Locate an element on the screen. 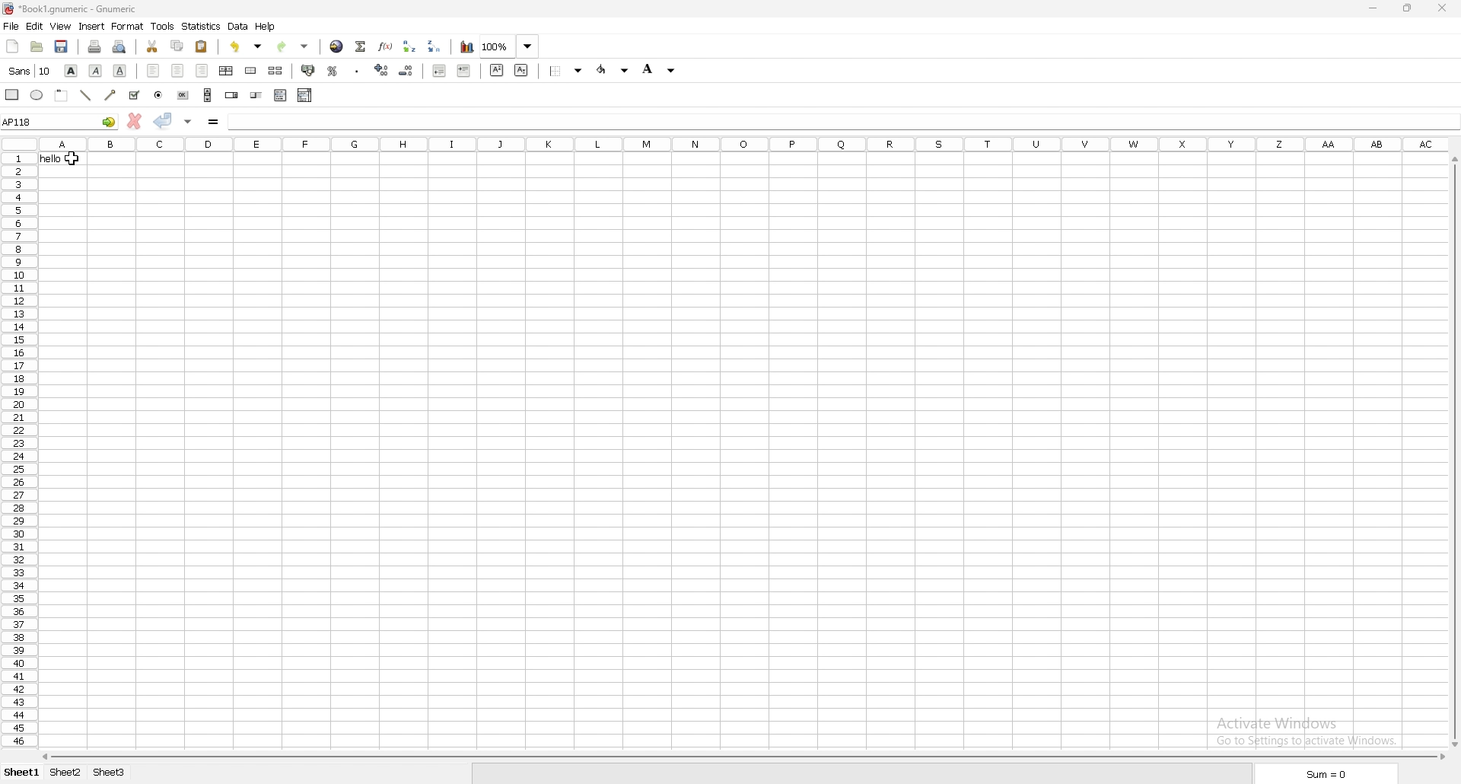 This screenshot has width=1461, height=784. formula is located at coordinates (215, 120).